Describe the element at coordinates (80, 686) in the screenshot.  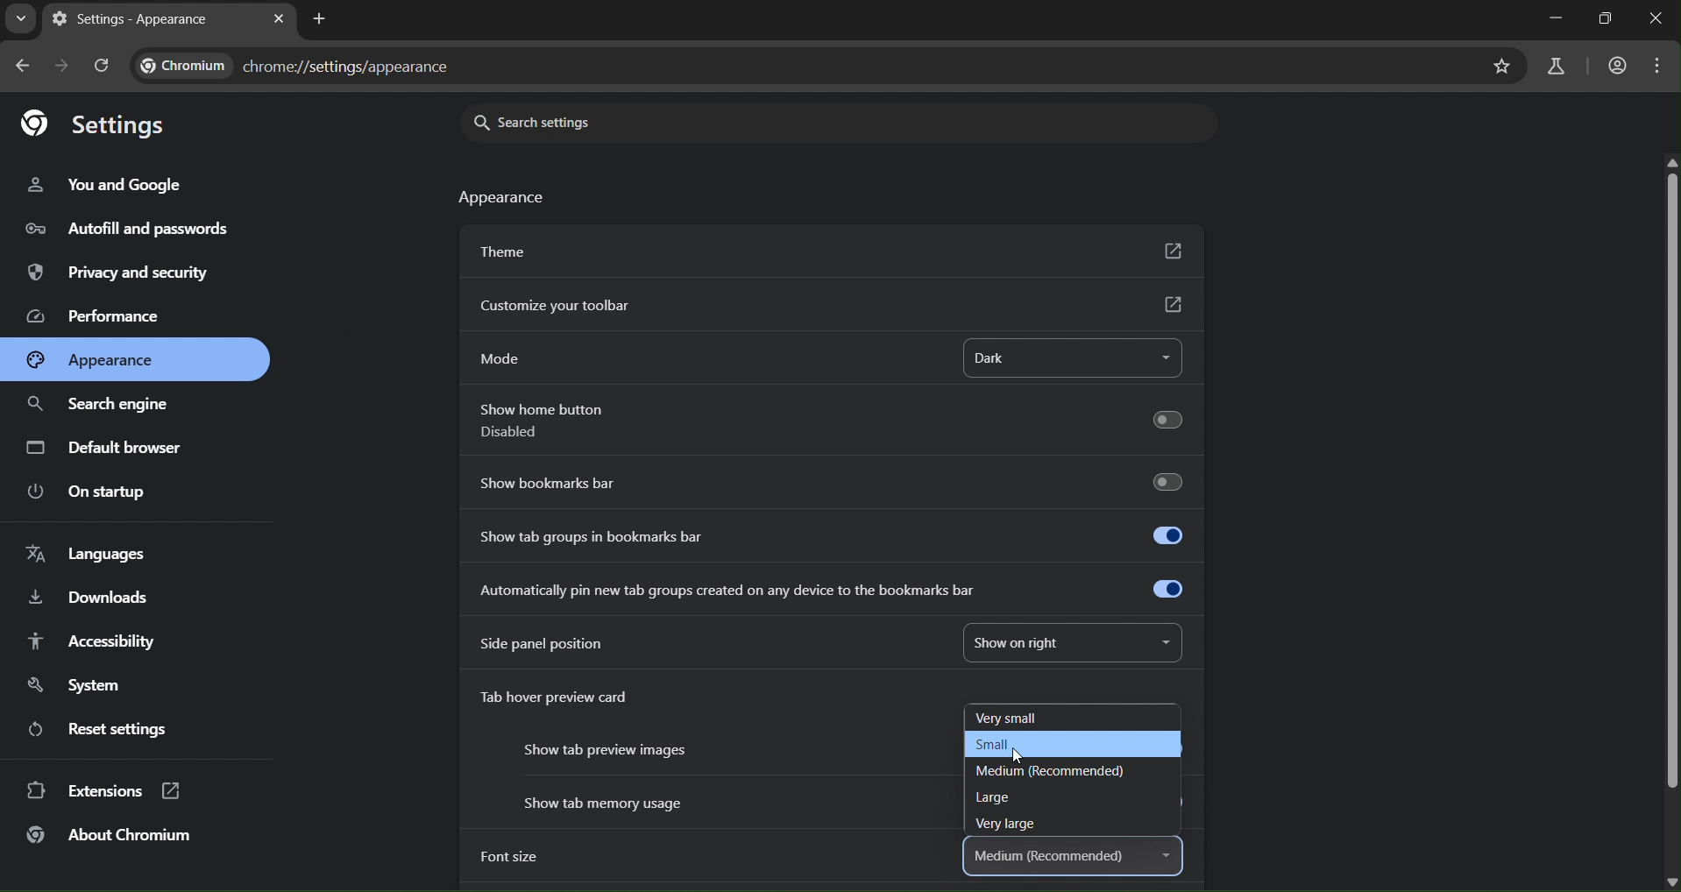
I see `system` at that location.